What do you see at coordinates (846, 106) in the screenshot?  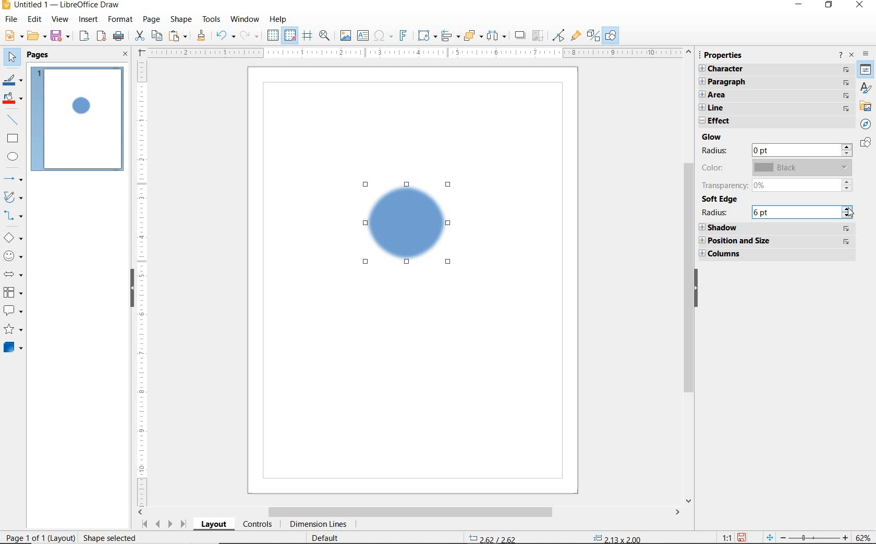 I see `navigate` at bounding box center [846, 106].